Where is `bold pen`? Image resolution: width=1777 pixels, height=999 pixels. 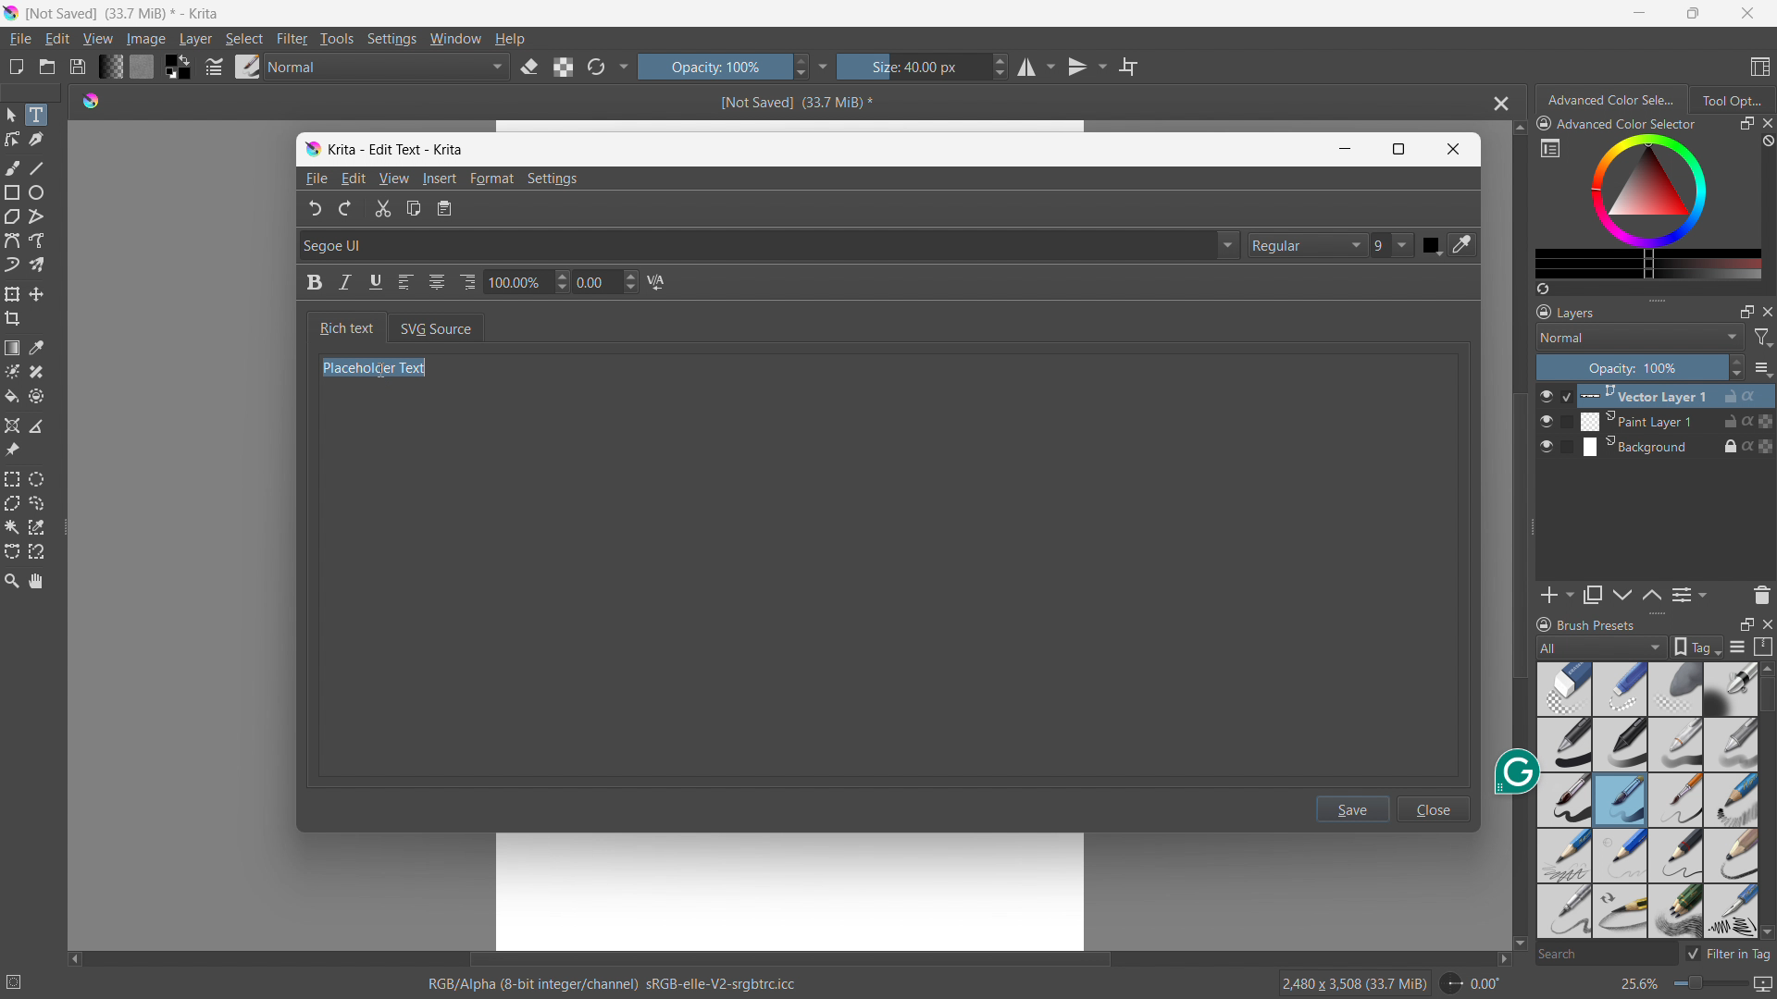 bold pen is located at coordinates (1563, 746).